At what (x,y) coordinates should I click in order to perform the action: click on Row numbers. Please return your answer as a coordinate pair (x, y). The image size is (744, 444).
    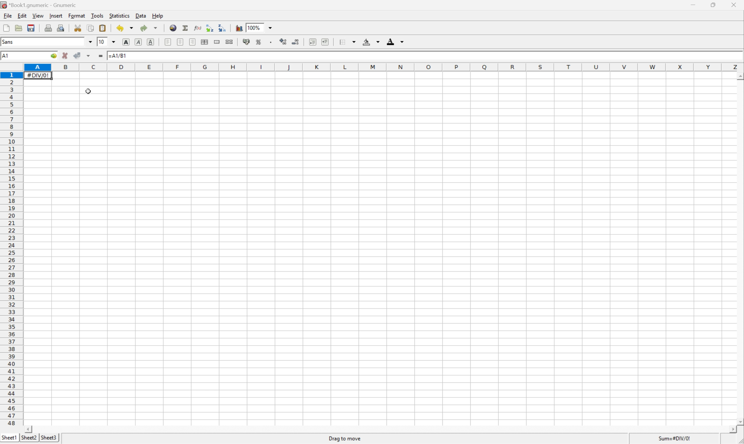
    Looking at the image, I should click on (11, 249).